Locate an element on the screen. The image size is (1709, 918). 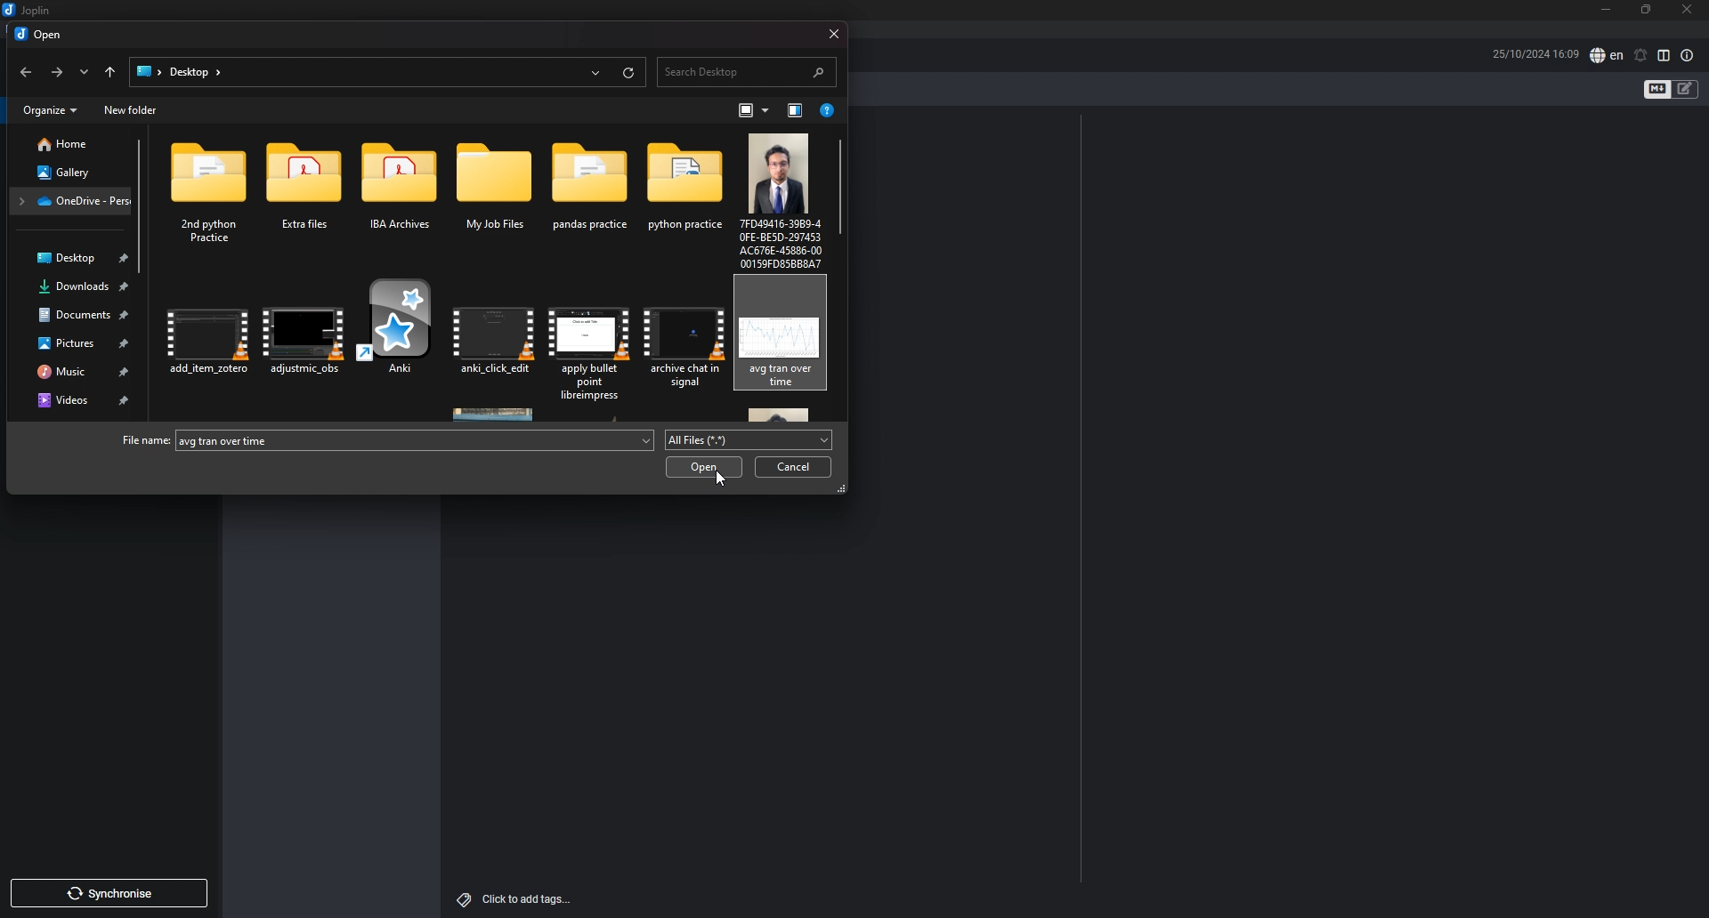
joplin is located at coordinates (29, 10).